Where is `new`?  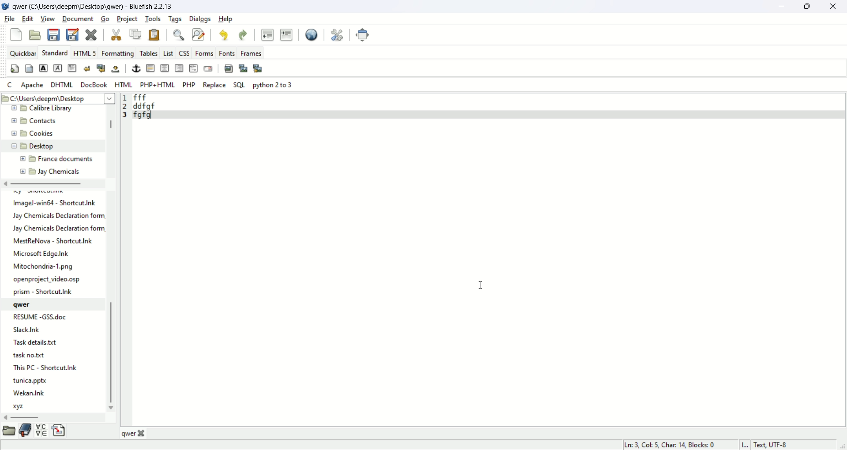 new is located at coordinates (16, 34).